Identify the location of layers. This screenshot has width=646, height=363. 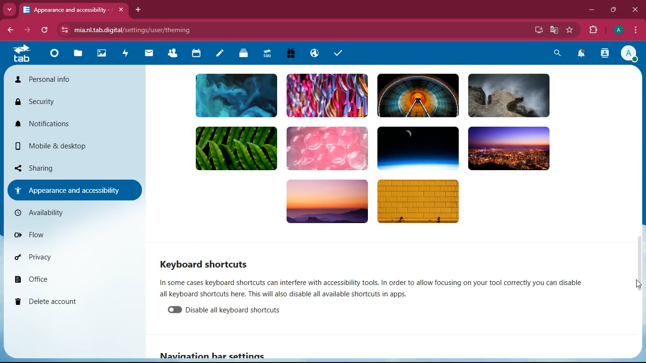
(244, 54).